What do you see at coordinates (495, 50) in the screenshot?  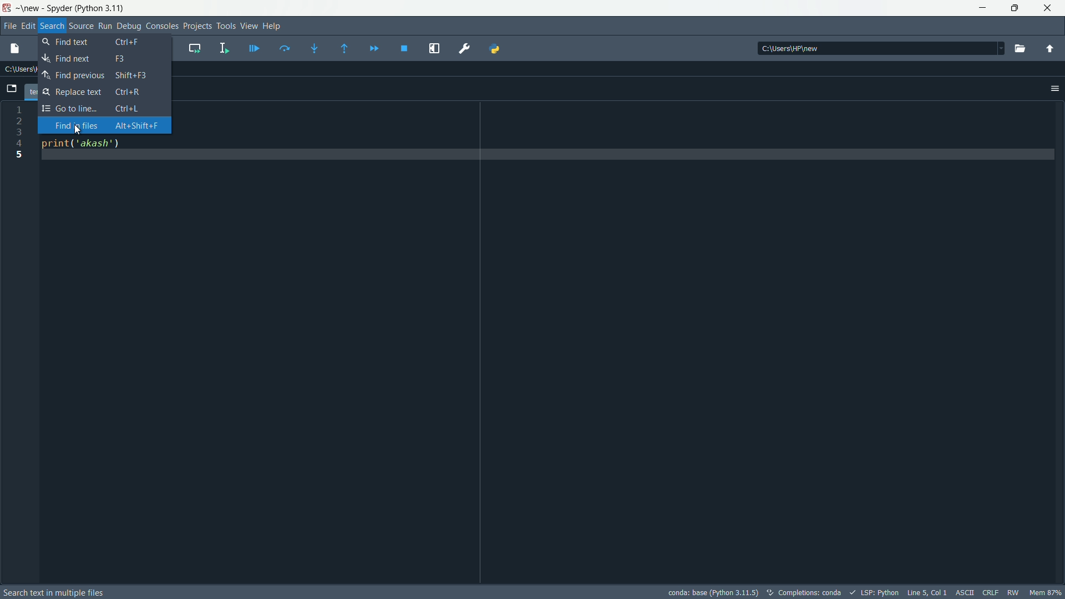 I see `pythonpath manager` at bounding box center [495, 50].